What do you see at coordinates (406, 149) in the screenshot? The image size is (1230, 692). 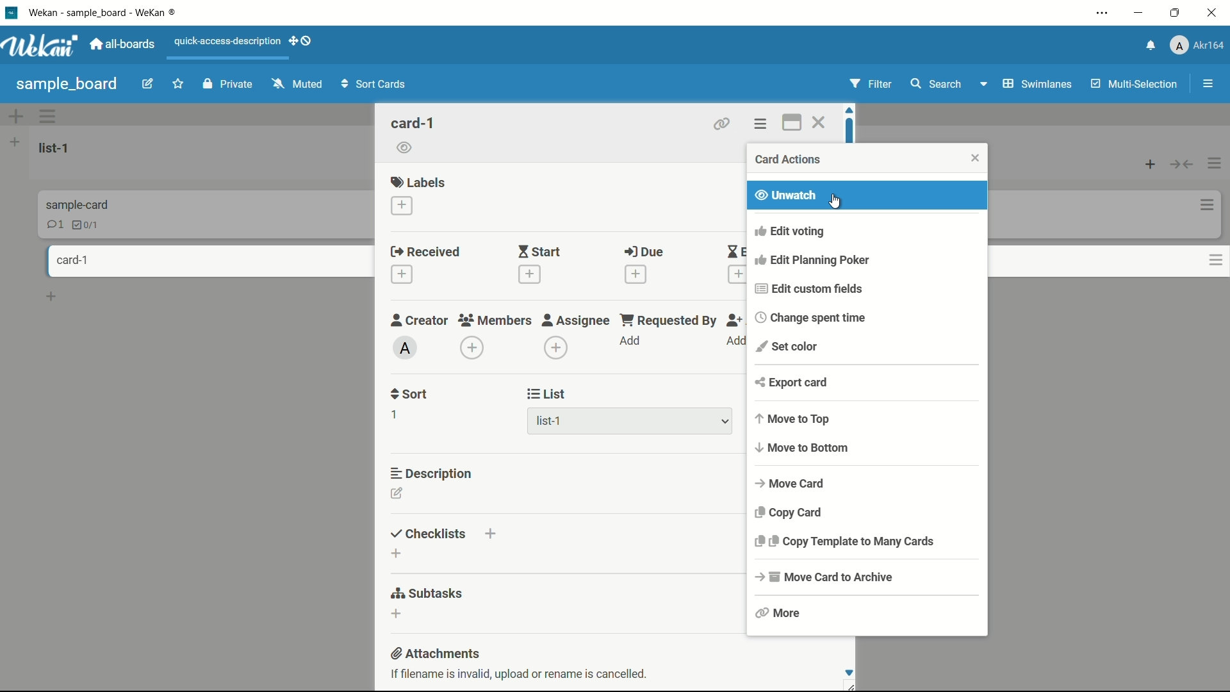 I see `watch icon` at bounding box center [406, 149].